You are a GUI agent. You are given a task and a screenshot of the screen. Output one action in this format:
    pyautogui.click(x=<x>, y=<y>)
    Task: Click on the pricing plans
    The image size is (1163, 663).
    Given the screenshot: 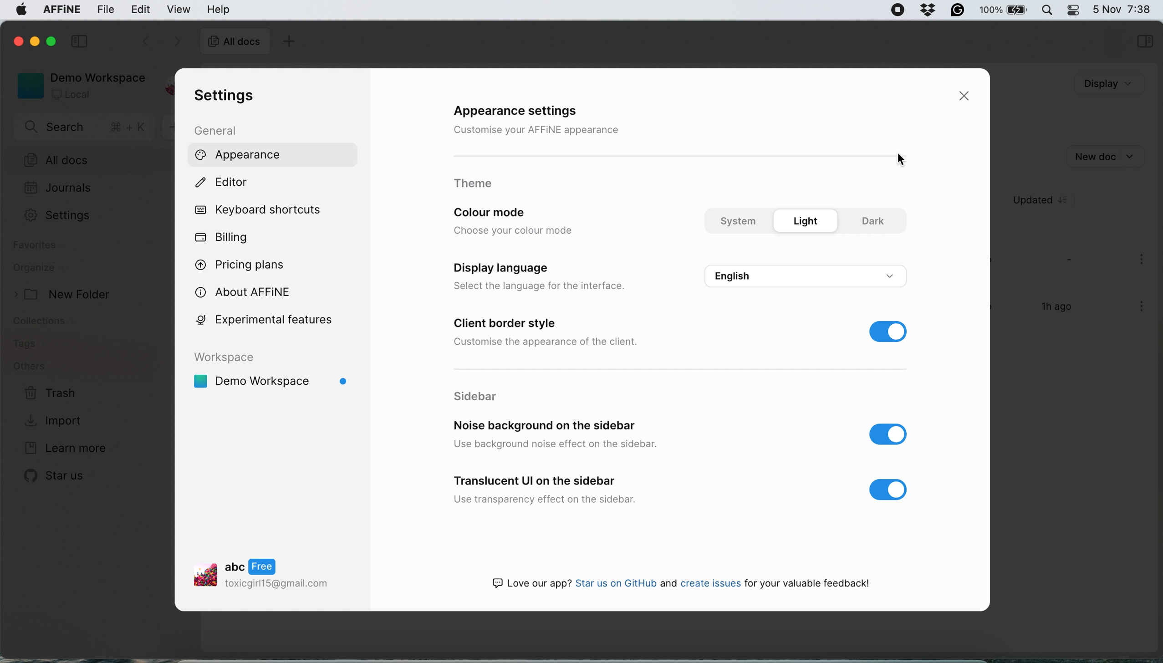 What is the action you would take?
    pyautogui.click(x=254, y=266)
    